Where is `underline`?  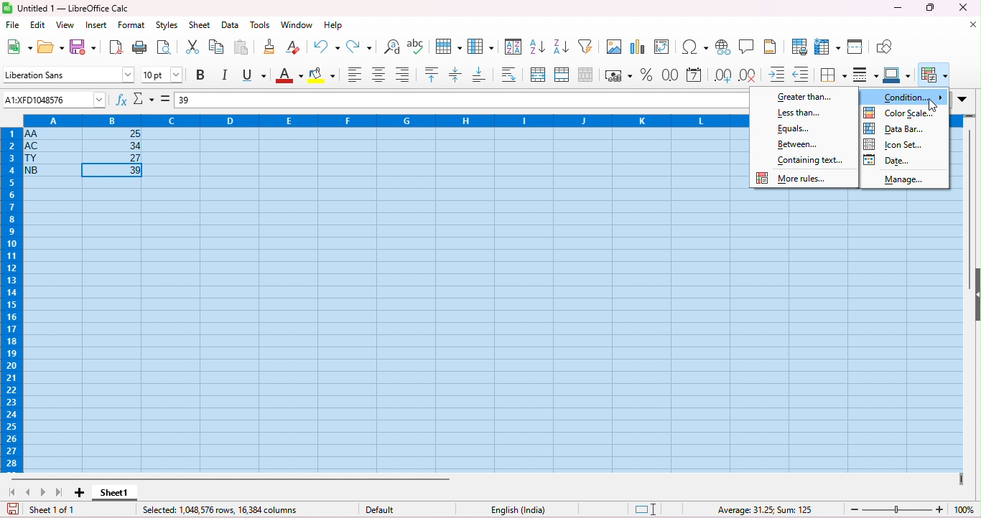
underline is located at coordinates (254, 75).